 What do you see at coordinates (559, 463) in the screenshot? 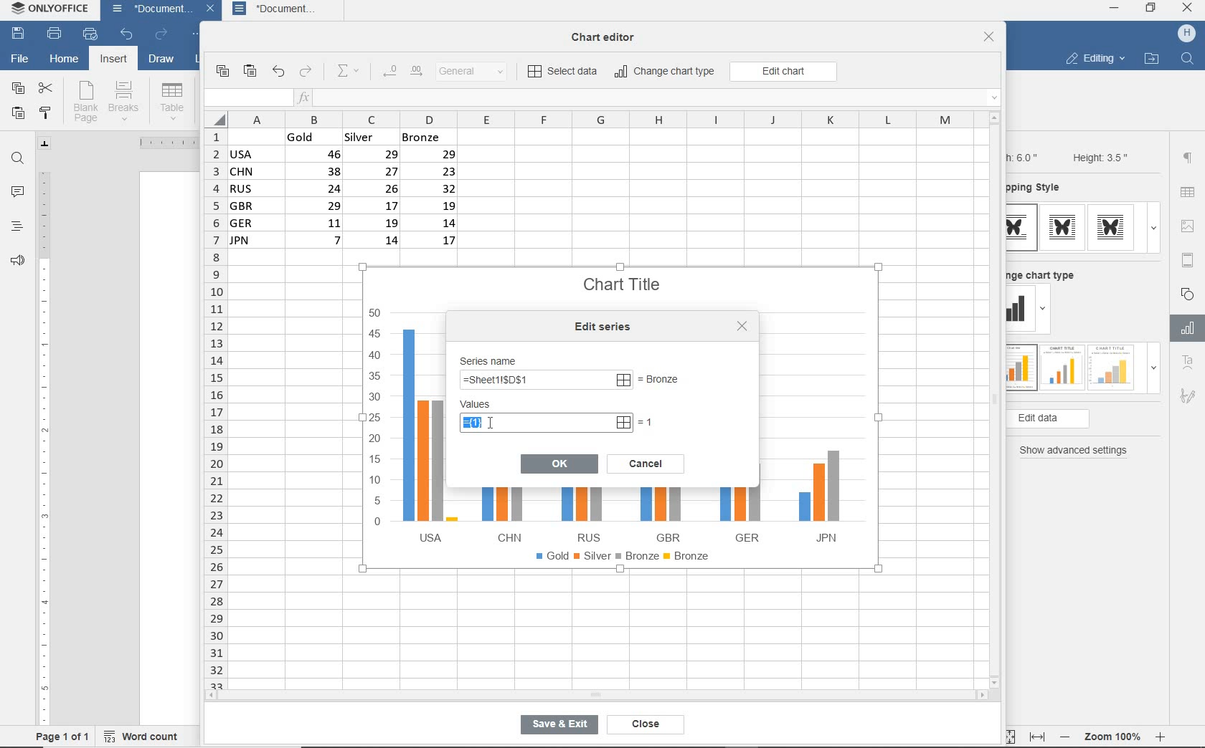
I see `ok` at bounding box center [559, 463].